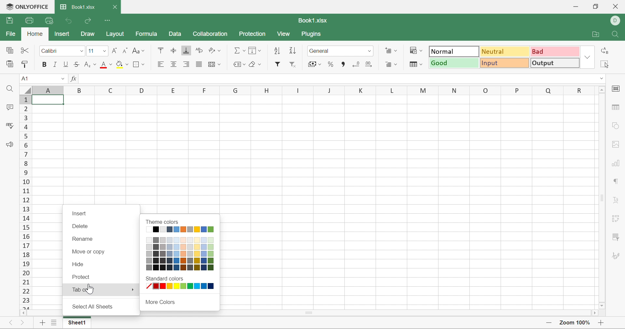  Describe the element at coordinates (392, 65) in the screenshot. I see `Delete cell` at that location.